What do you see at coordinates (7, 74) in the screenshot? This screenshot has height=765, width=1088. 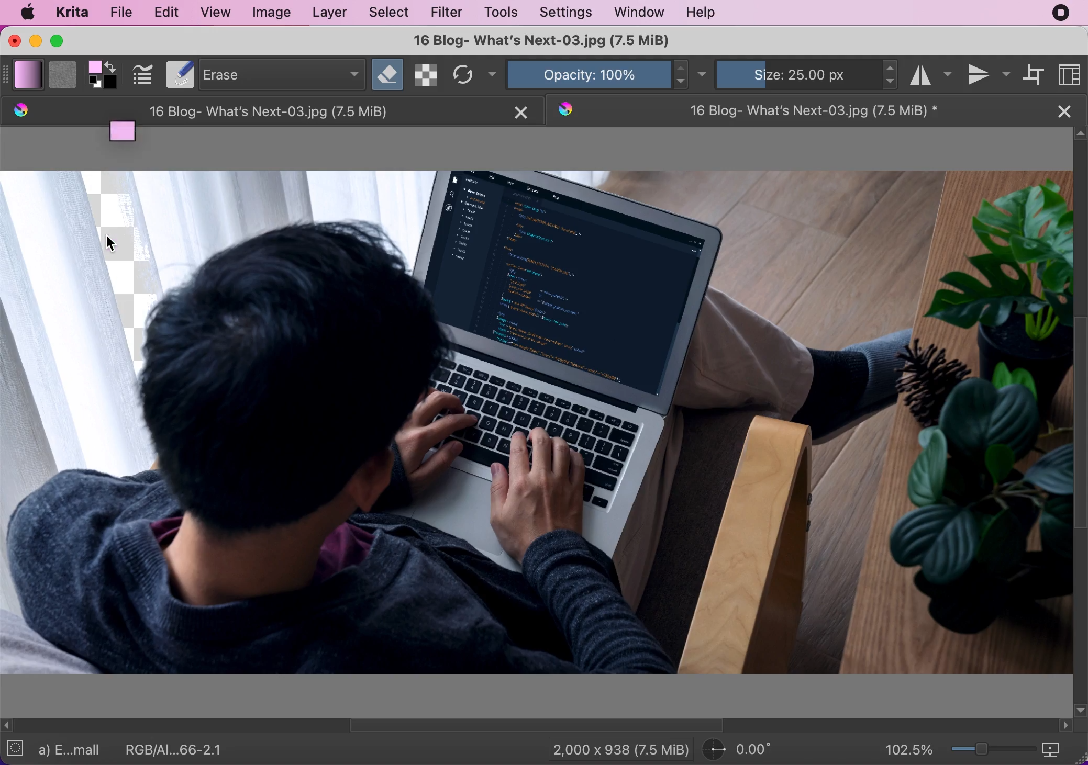 I see `expand bar` at bounding box center [7, 74].